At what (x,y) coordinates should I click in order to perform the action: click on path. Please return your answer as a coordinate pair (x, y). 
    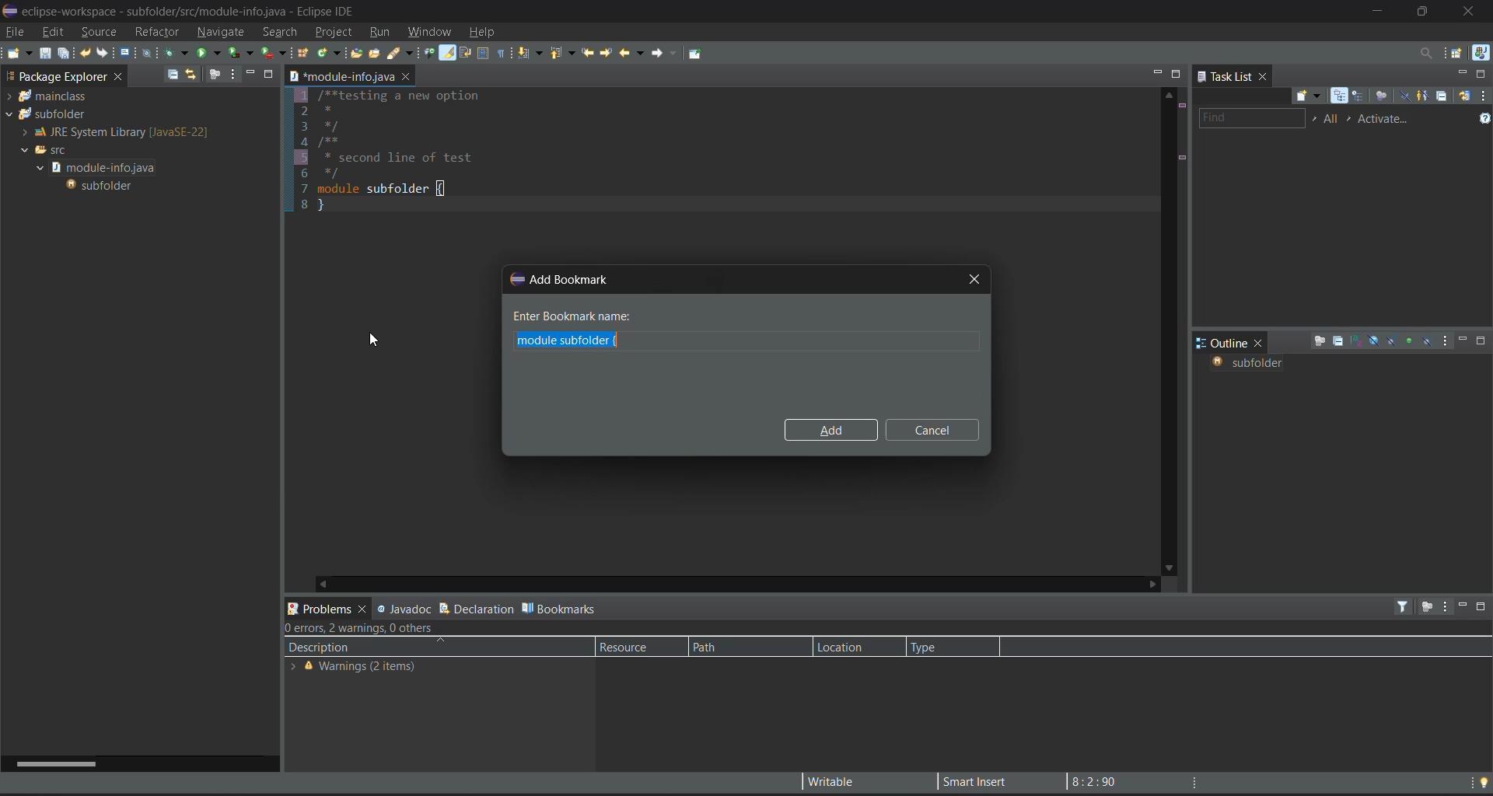
    Looking at the image, I should click on (726, 647).